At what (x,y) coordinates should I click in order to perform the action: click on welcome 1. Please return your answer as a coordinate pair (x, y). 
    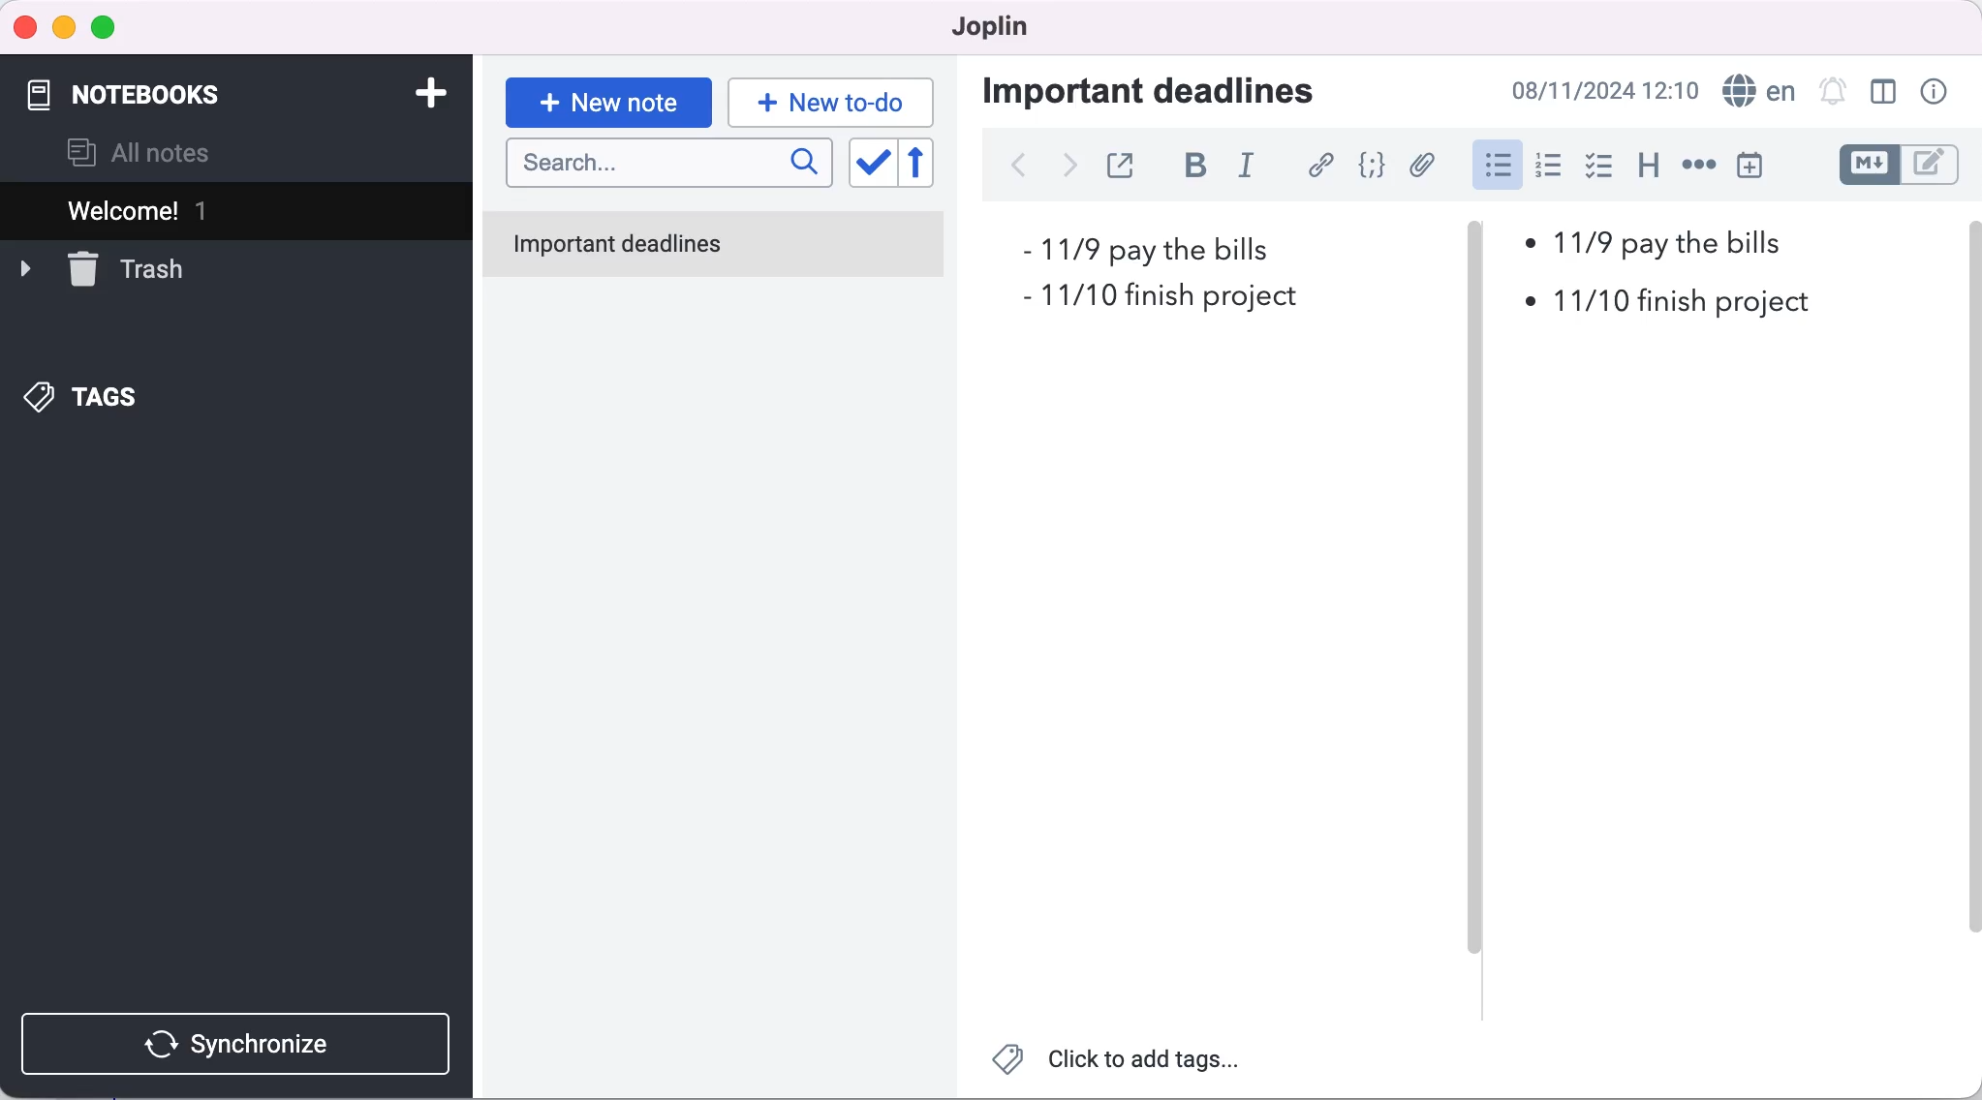
    Looking at the image, I should click on (205, 211).